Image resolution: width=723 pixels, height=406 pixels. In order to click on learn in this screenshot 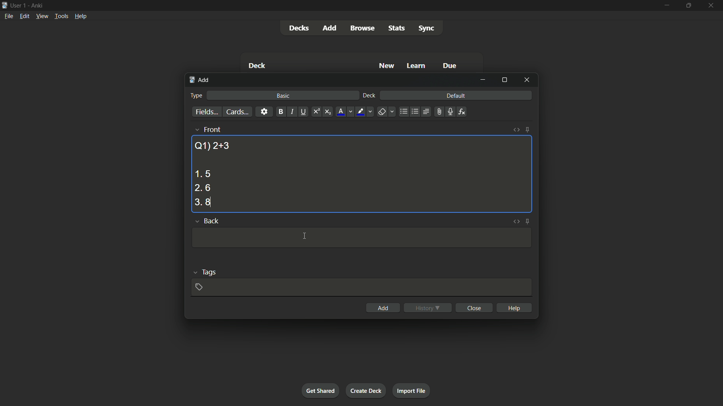, I will do `click(416, 66)`.